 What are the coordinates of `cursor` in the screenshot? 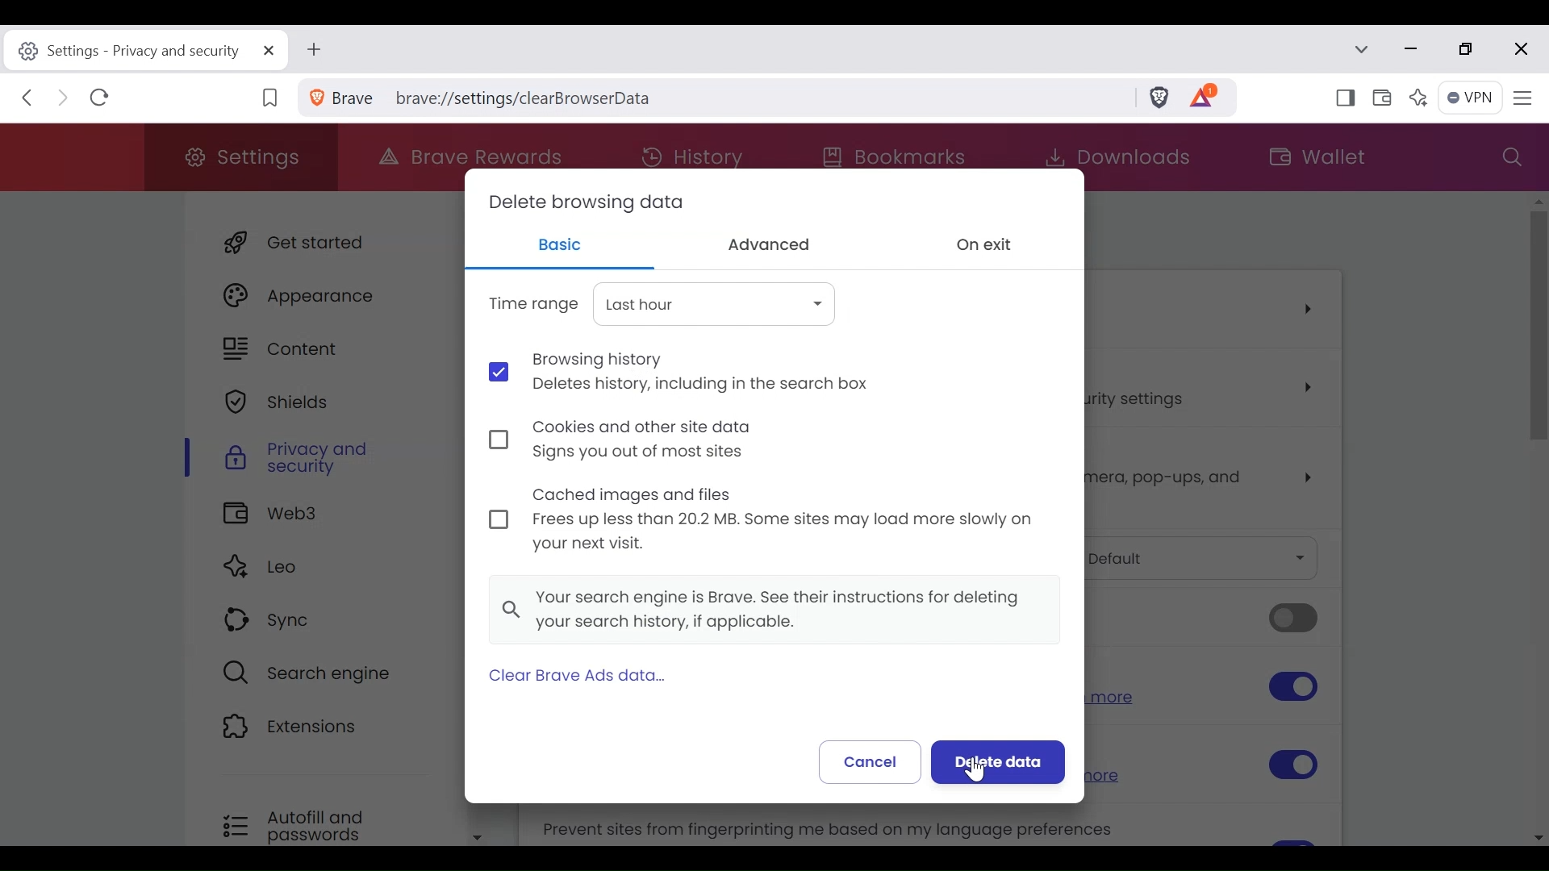 It's located at (981, 773).